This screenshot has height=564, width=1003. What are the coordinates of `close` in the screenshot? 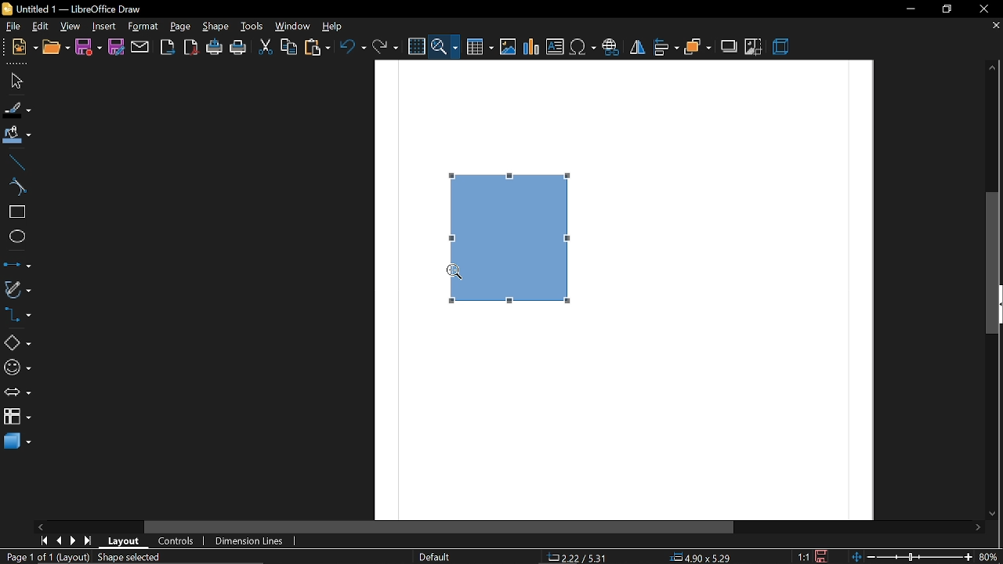 It's located at (982, 8).